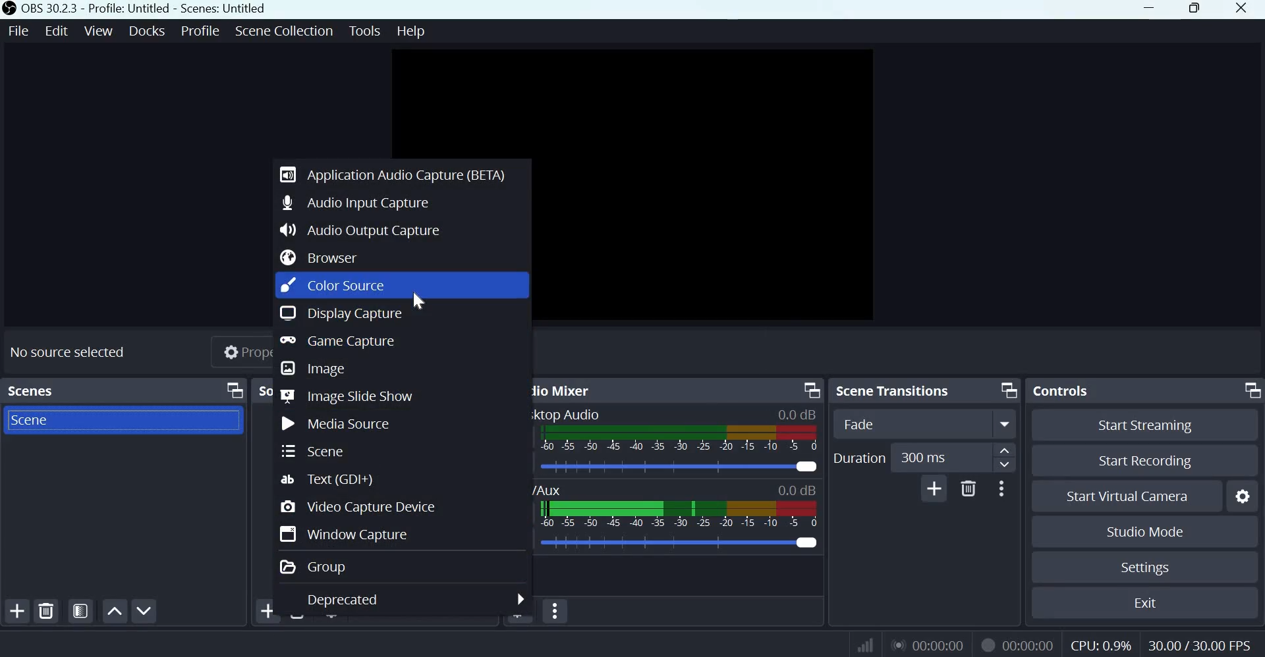  I want to click on Dock Options icon, so click(1005, 390).